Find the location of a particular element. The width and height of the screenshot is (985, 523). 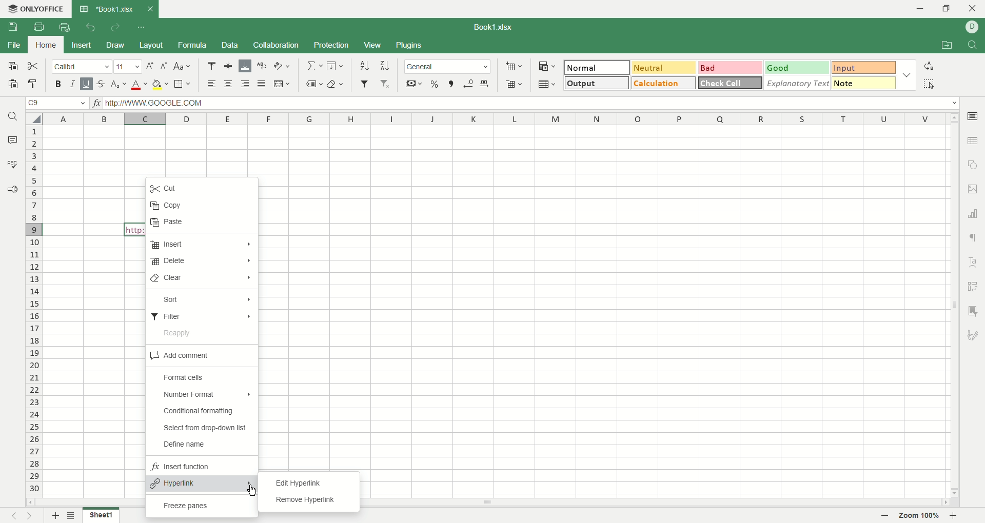

minimize is located at coordinates (923, 10).